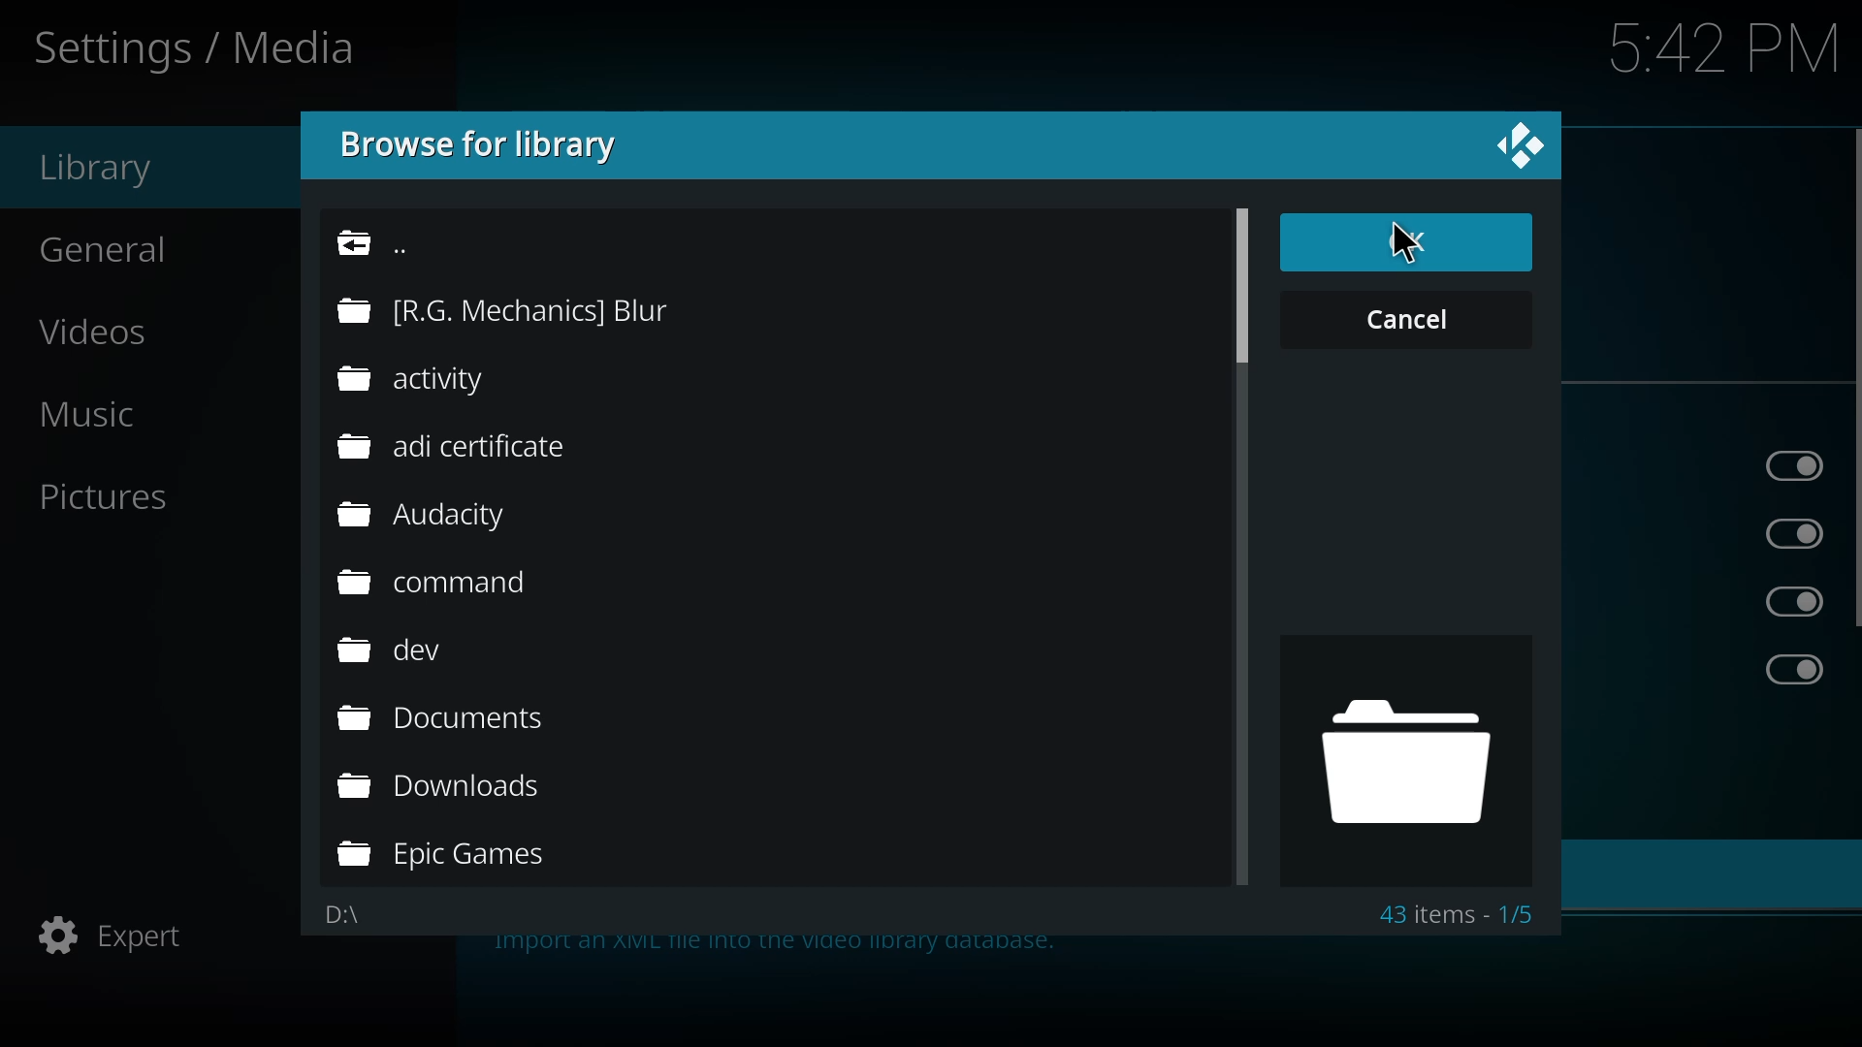 Image resolution: width=1862 pixels, height=1047 pixels. What do you see at coordinates (433, 380) in the screenshot?
I see `folder` at bounding box center [433, 380].